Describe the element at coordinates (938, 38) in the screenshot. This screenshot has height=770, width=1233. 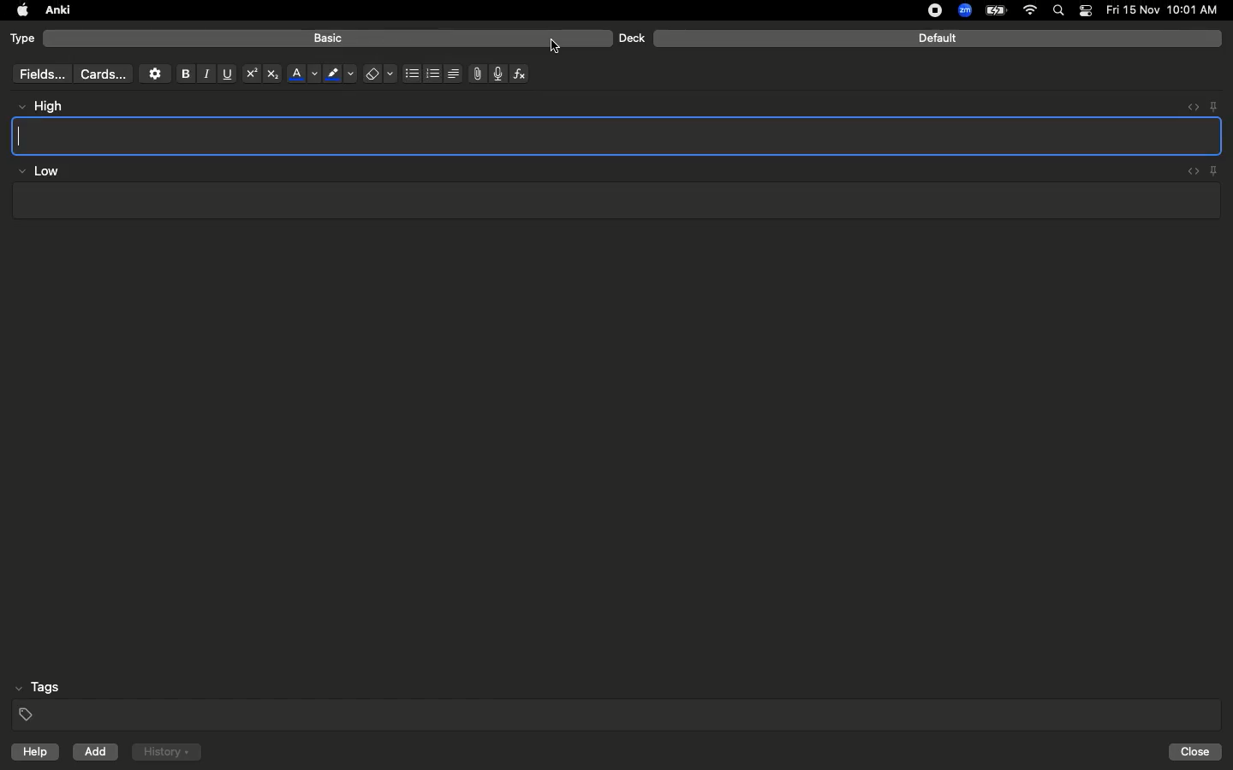
I see `Default` at that location.